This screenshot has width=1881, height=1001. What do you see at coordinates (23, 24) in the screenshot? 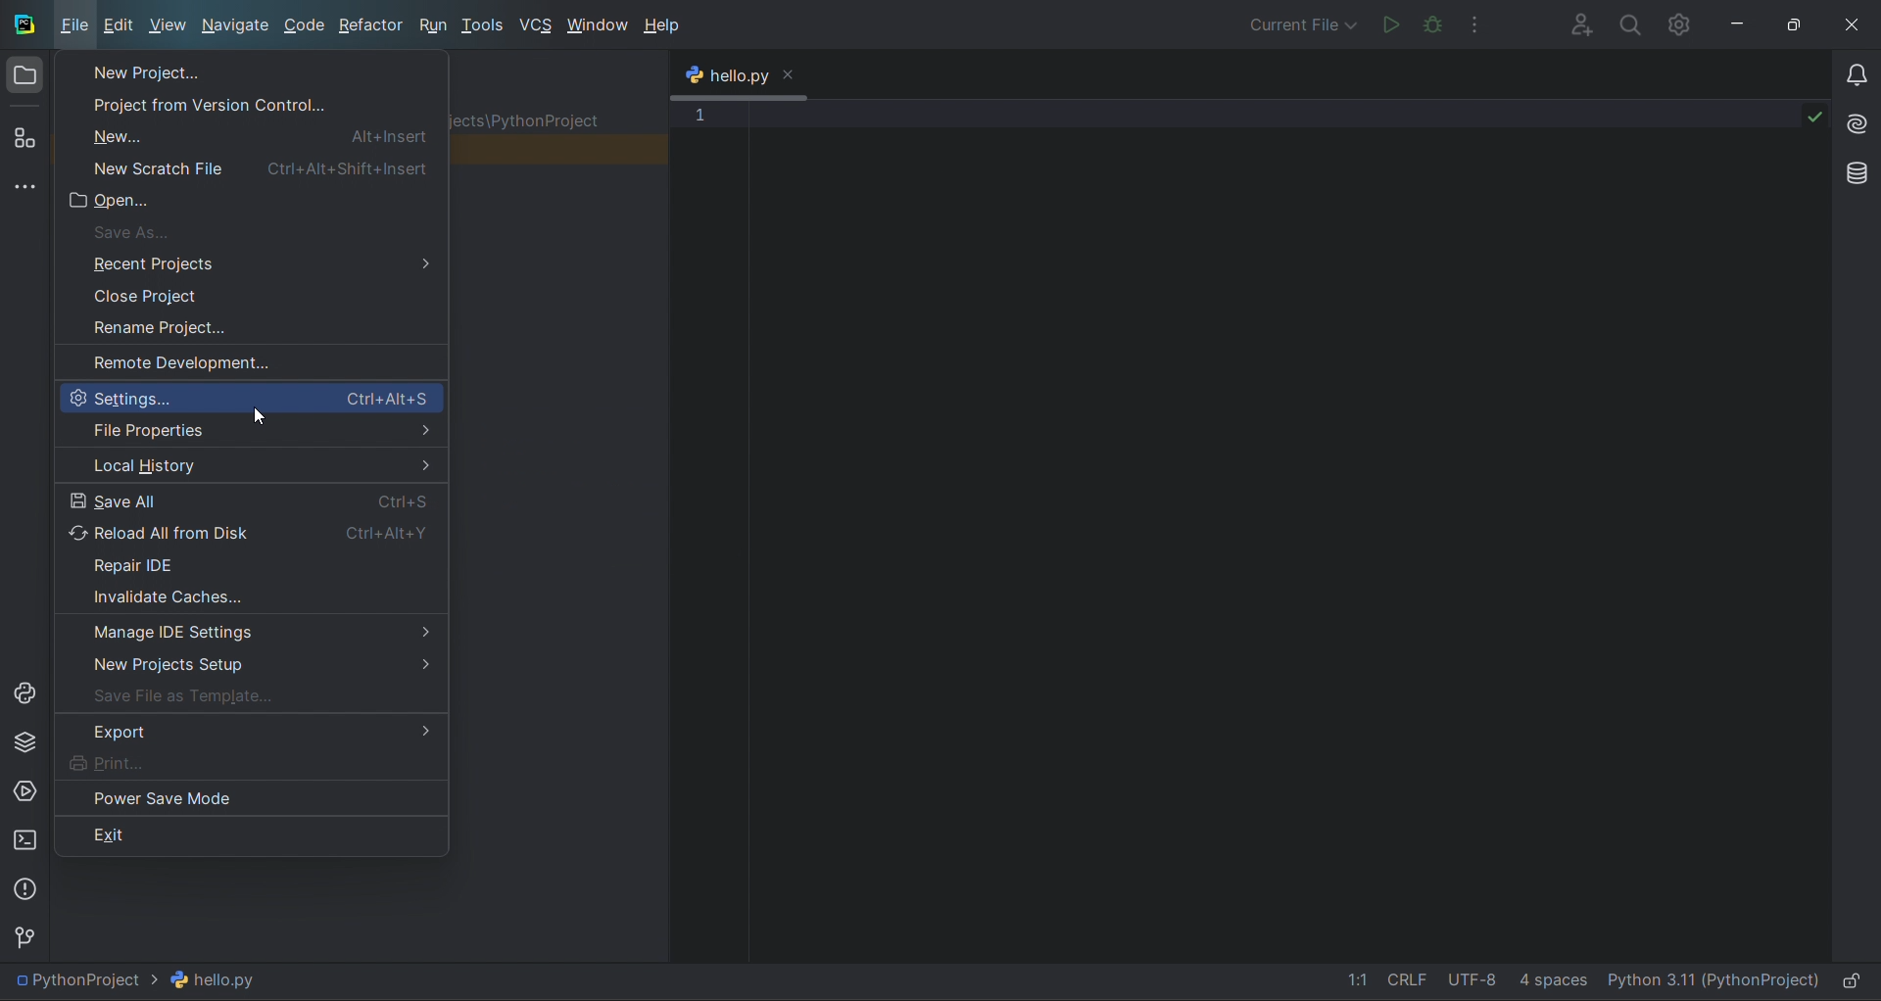
I see `logo` at bounding box center [23, 24].